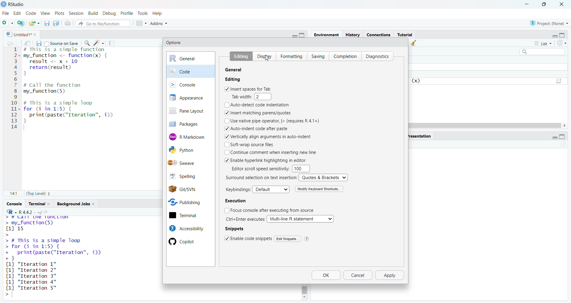 The height and width of the screenshot is (303, 571). I want to click on Tutorial, so click(405, 34).